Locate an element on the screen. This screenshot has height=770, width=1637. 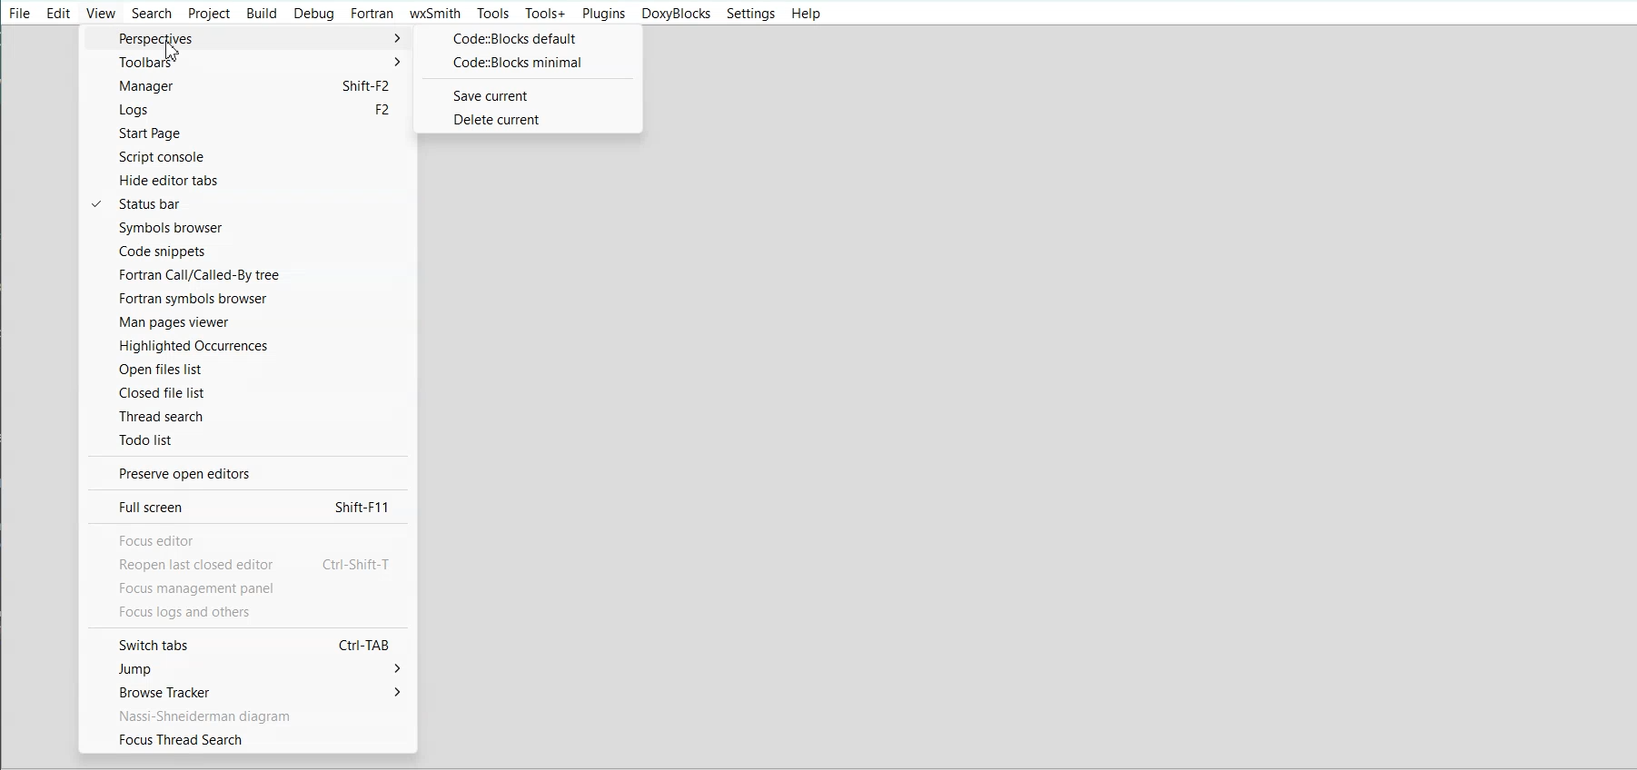
Debug is located at coordinates (315, 14).